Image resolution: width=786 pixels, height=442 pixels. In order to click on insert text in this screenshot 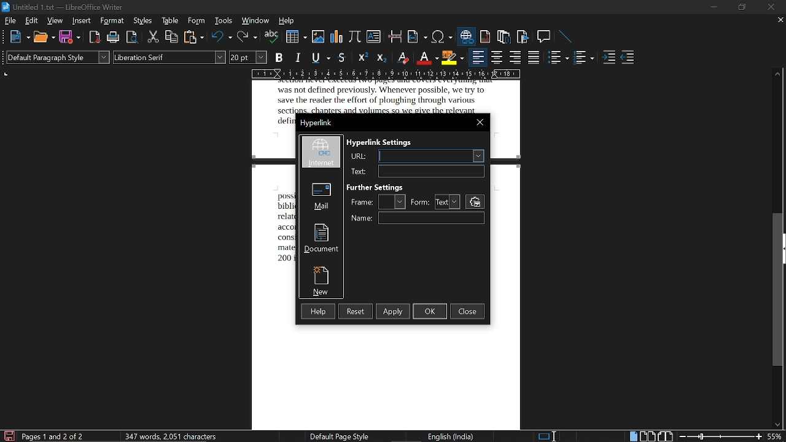, I will do `click(373, 38)`.